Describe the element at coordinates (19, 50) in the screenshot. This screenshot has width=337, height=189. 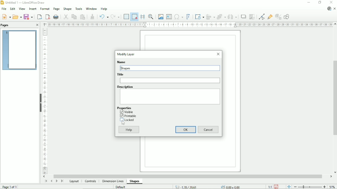
I see `Preview` at that location.